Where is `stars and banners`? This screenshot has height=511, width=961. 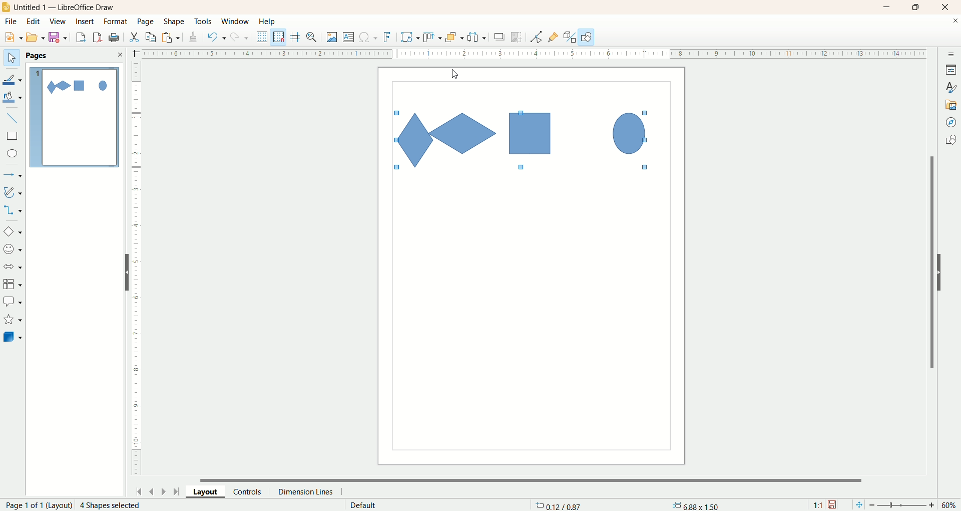 stars and banners is located at coordinates (12, 319).